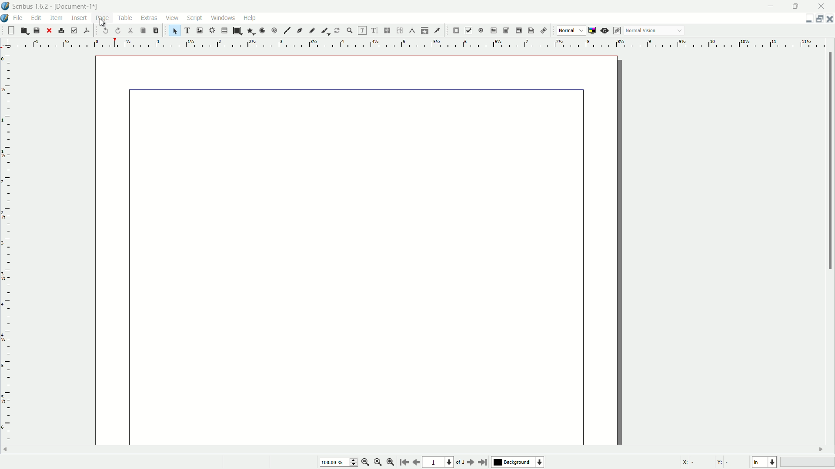 This screenshot has width=835, height=469. What do you see at coordinates (102, 24) in the screenshot?
I see `cursor` at bounding box center [102, 24].